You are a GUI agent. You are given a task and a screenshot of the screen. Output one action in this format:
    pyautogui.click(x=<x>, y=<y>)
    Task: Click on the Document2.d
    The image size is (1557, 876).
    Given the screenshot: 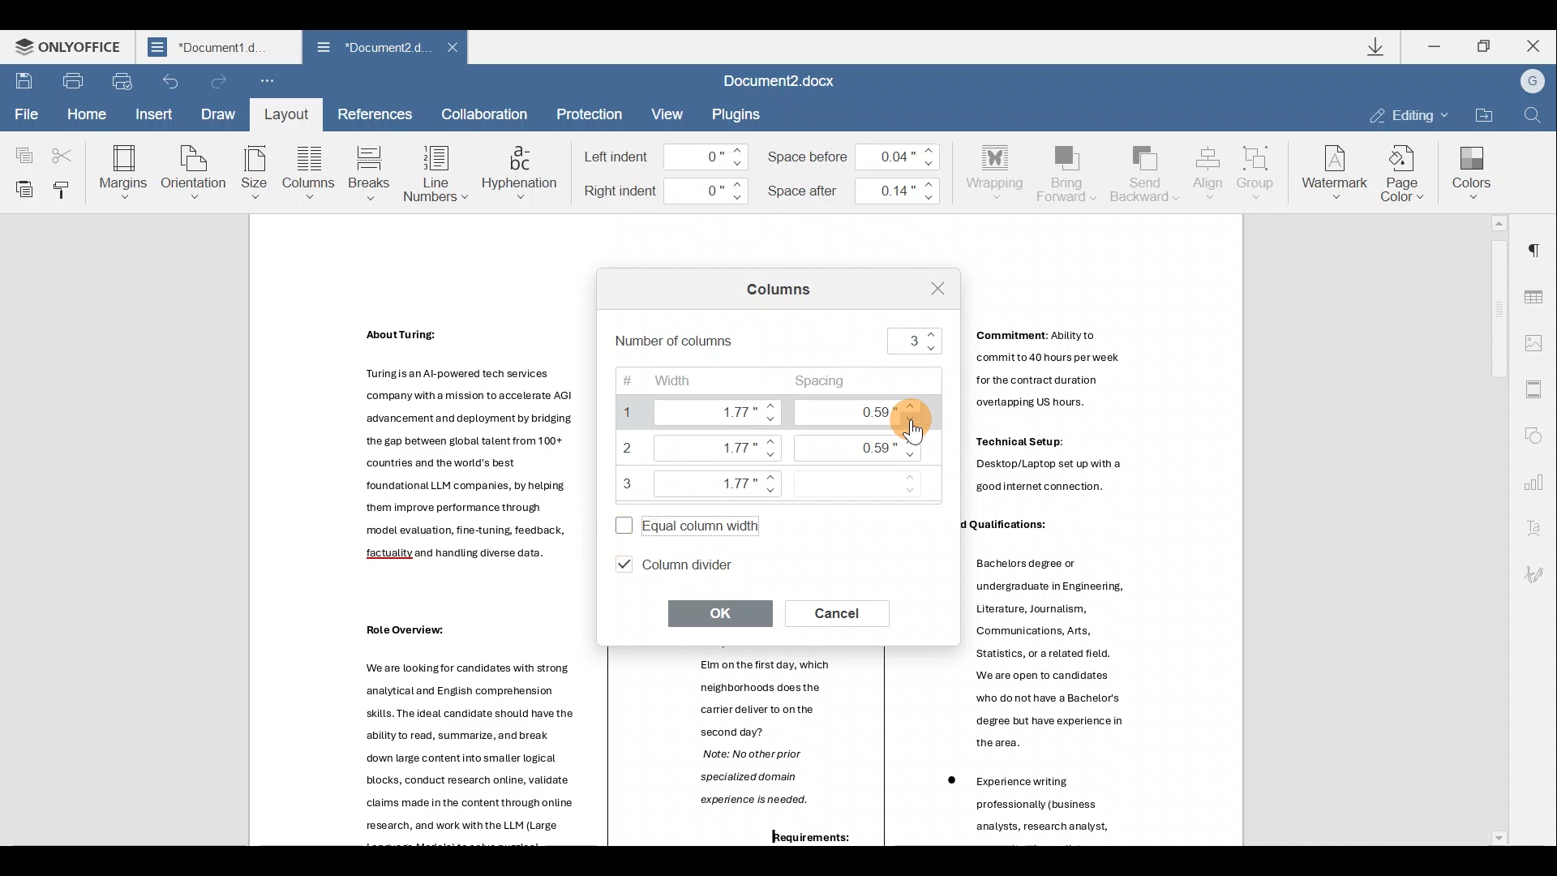 What is the action you would take?
    pyautogui.click(x=371, y=51)
    